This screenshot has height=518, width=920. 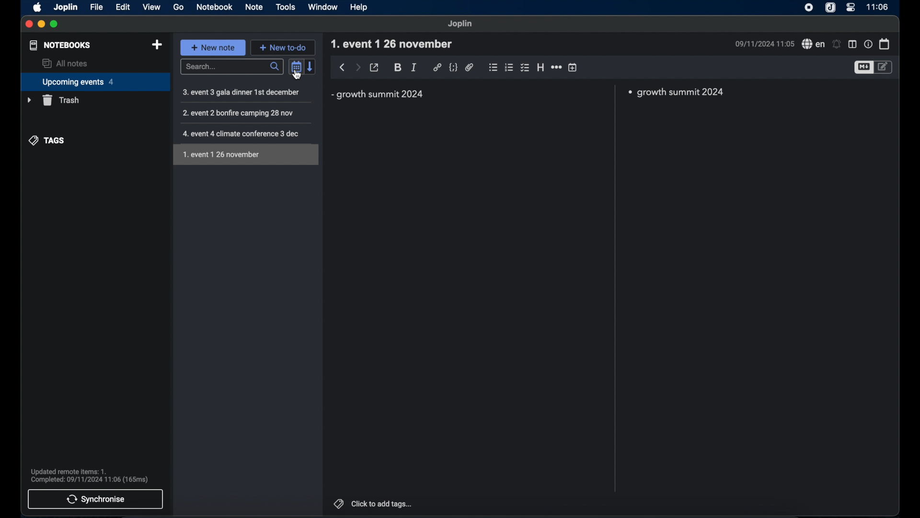 I want to click on + new note, so click(x=213, y=47).